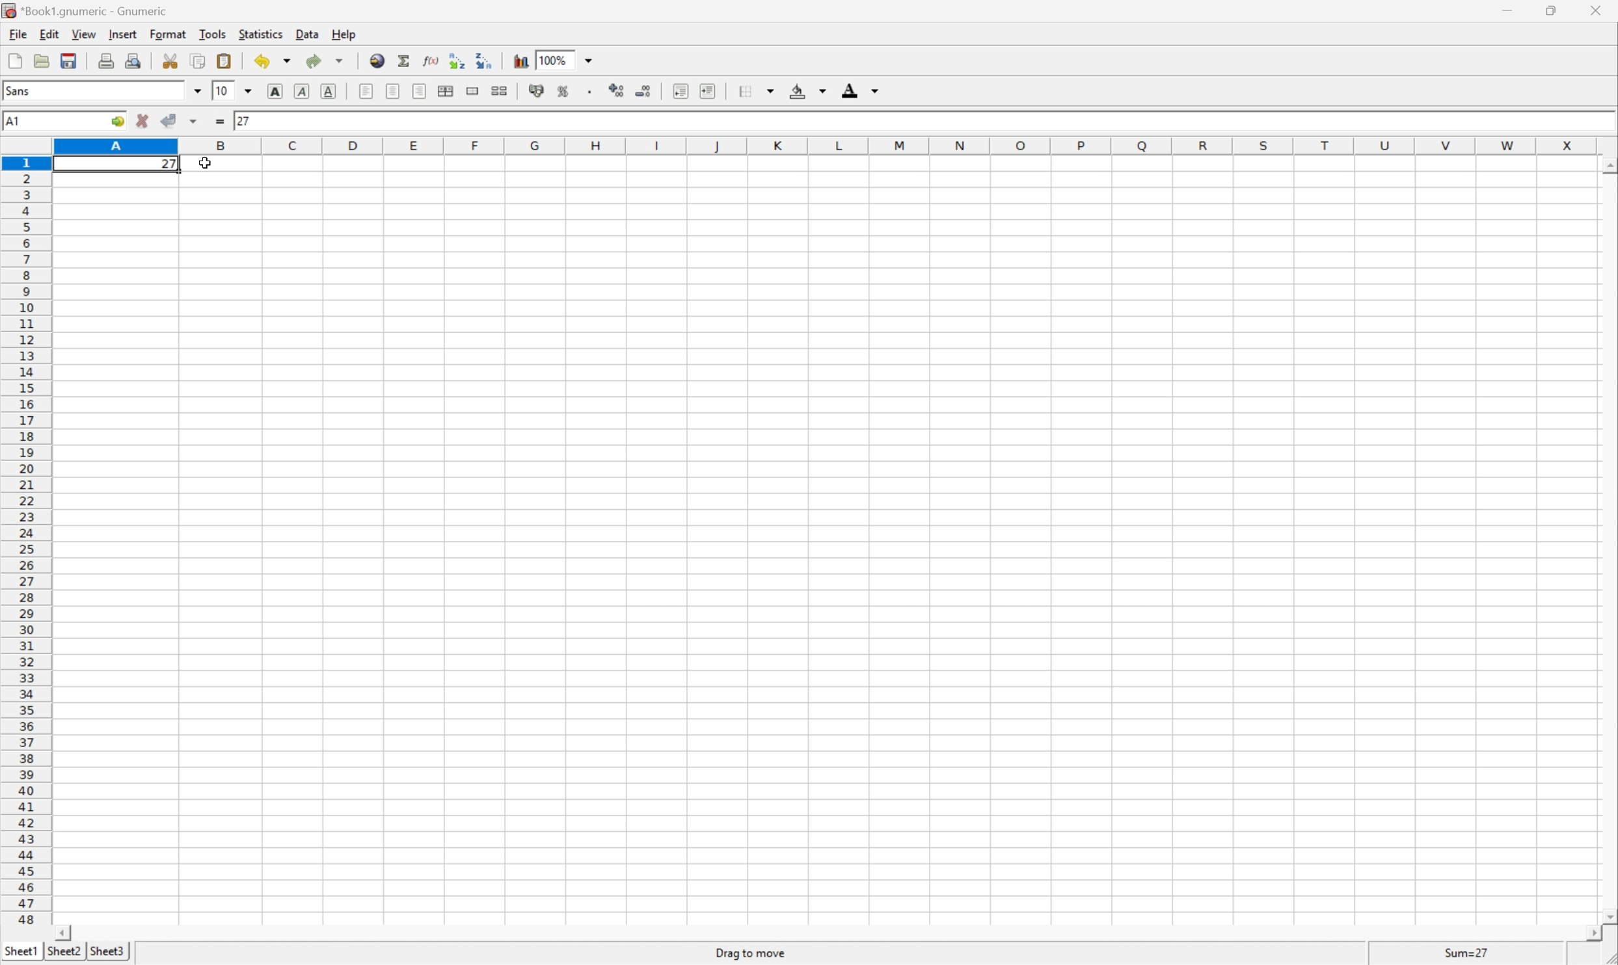 The height and width of the screenshot is (965, 1618). I want to click on Underline, so click(329, 93).